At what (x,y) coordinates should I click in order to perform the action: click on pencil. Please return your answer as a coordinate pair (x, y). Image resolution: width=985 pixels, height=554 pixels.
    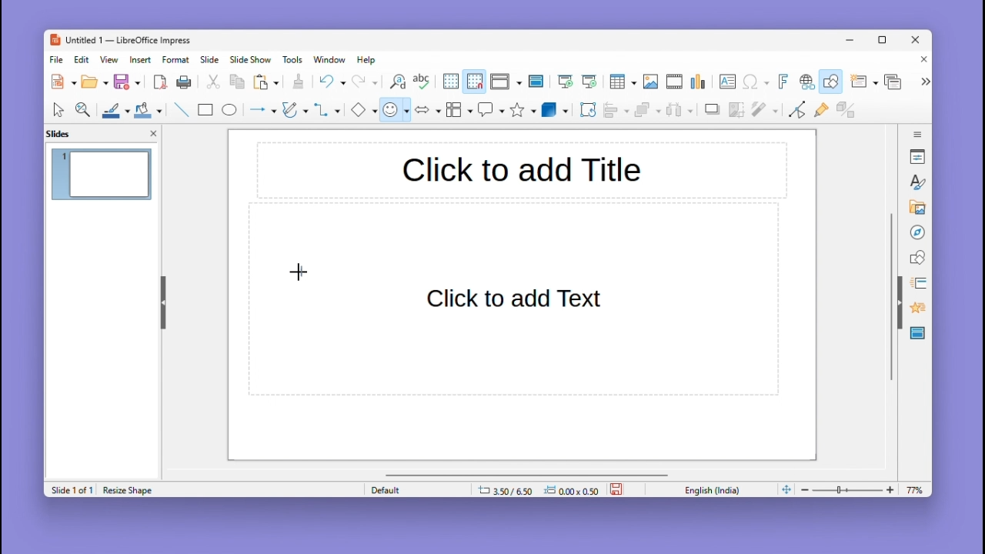
    Looking at the image, I should click on (295, 112).